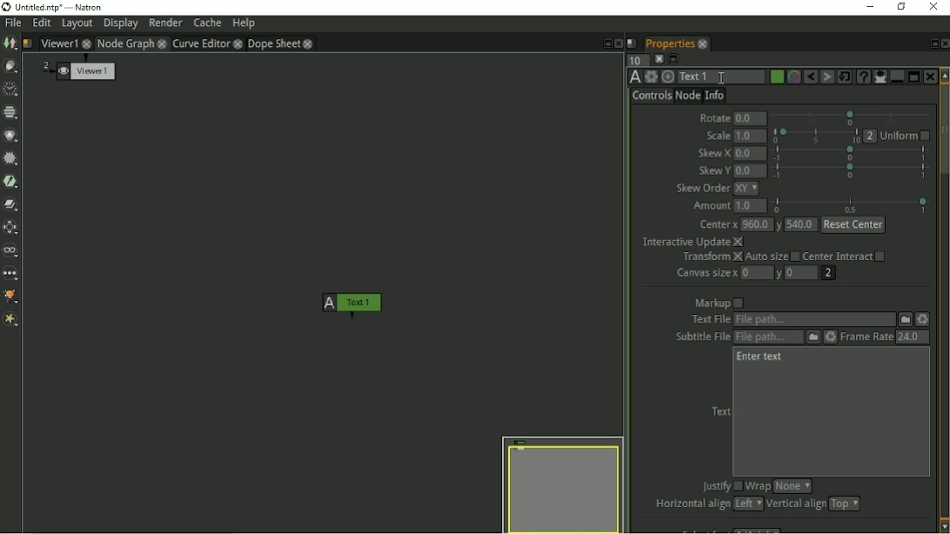  Describe the element at coordinates (848, 117) in the screenshot. I see `selection bar` at that location.